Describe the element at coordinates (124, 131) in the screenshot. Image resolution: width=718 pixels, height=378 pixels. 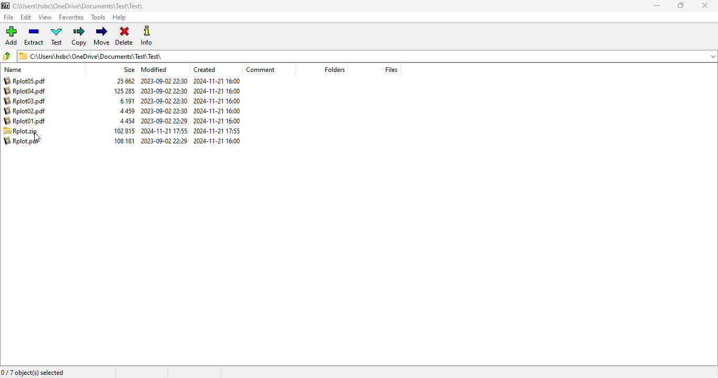
I see `102815` at that location.